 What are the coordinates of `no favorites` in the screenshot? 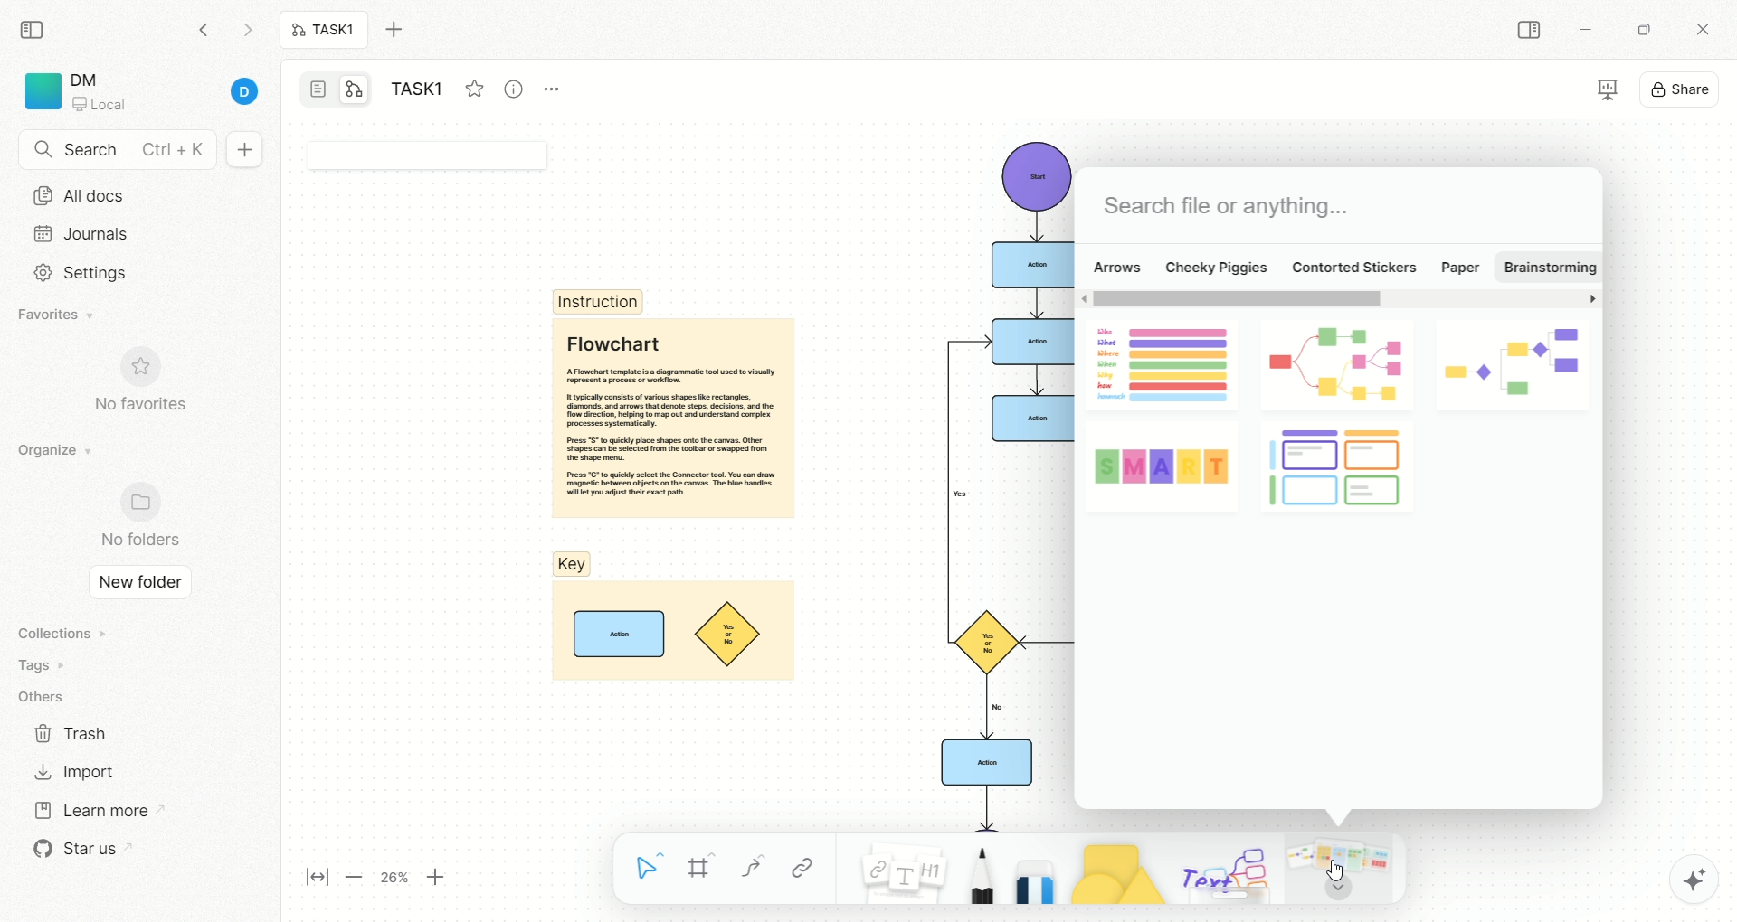 It's located at (149, 390).